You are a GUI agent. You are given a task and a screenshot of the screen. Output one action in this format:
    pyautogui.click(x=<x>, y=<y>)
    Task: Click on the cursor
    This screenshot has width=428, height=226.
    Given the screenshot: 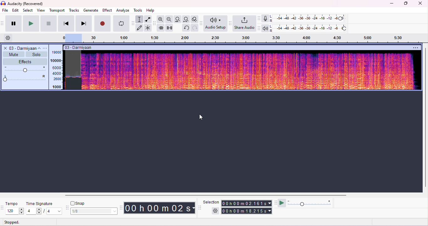 What is the action you would take?
    pyautogui.click(x=202, y=116)
    